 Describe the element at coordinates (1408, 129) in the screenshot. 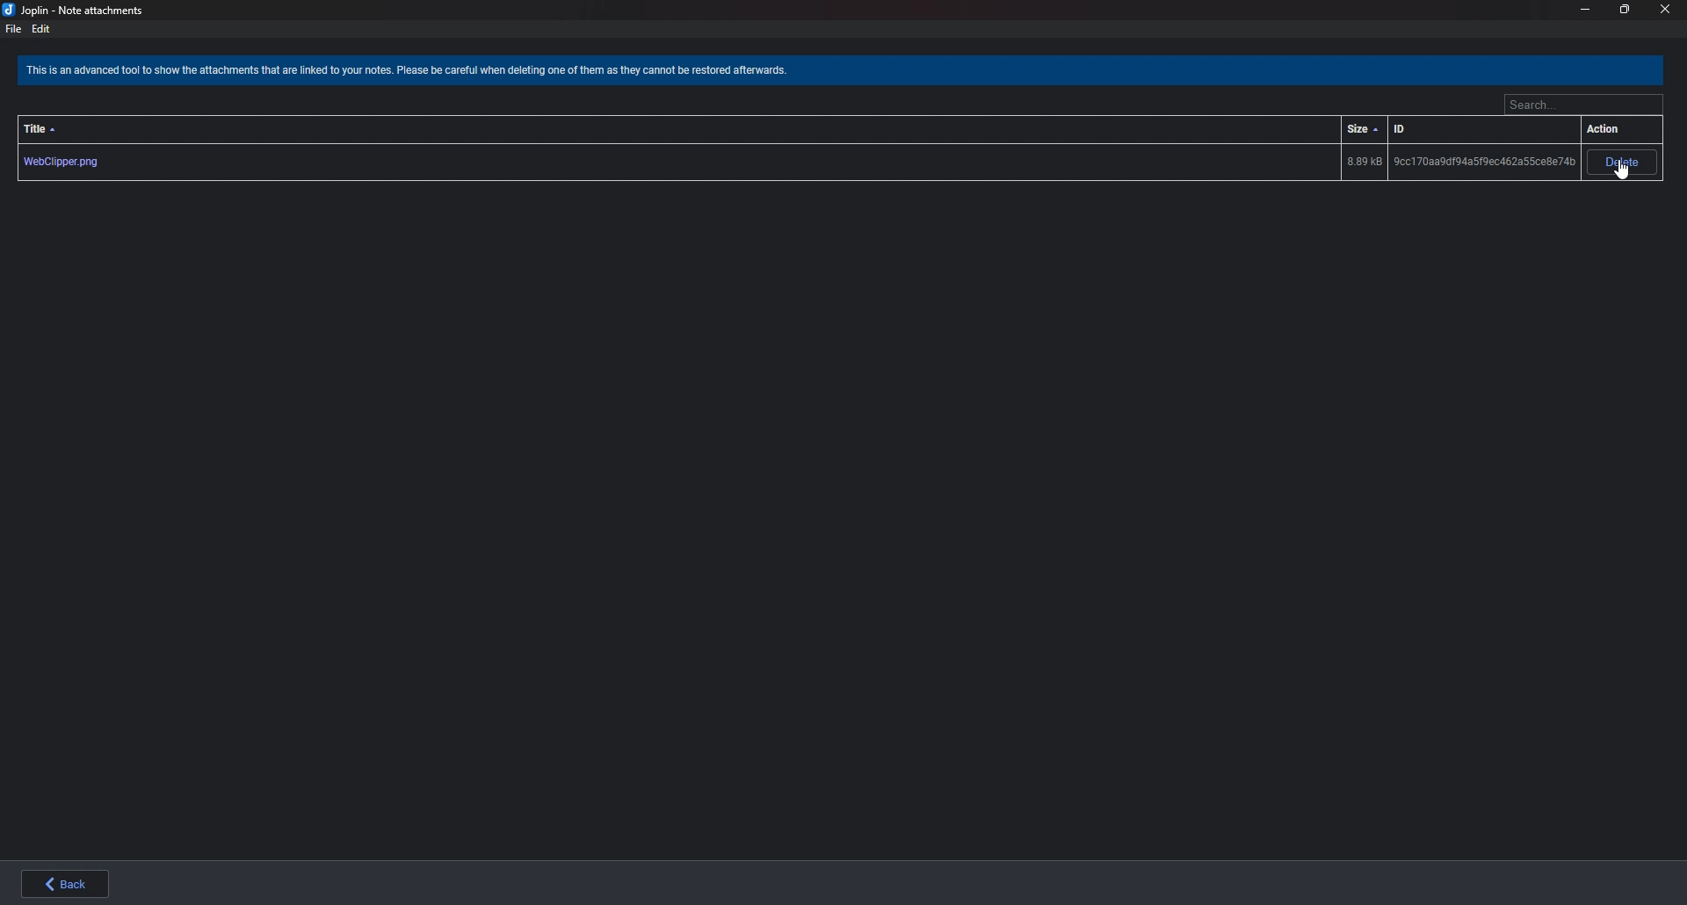

I see `id` at that location.